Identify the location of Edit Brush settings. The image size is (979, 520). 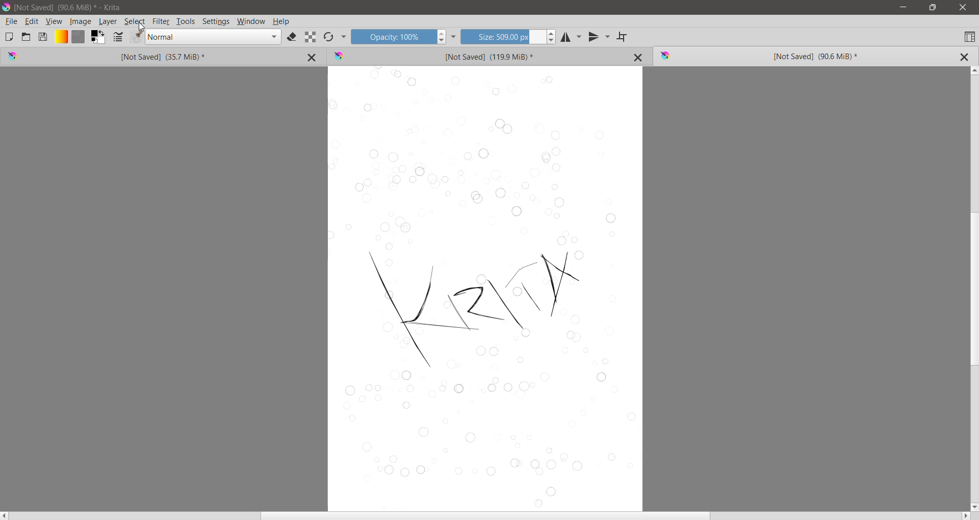
(118, 38).